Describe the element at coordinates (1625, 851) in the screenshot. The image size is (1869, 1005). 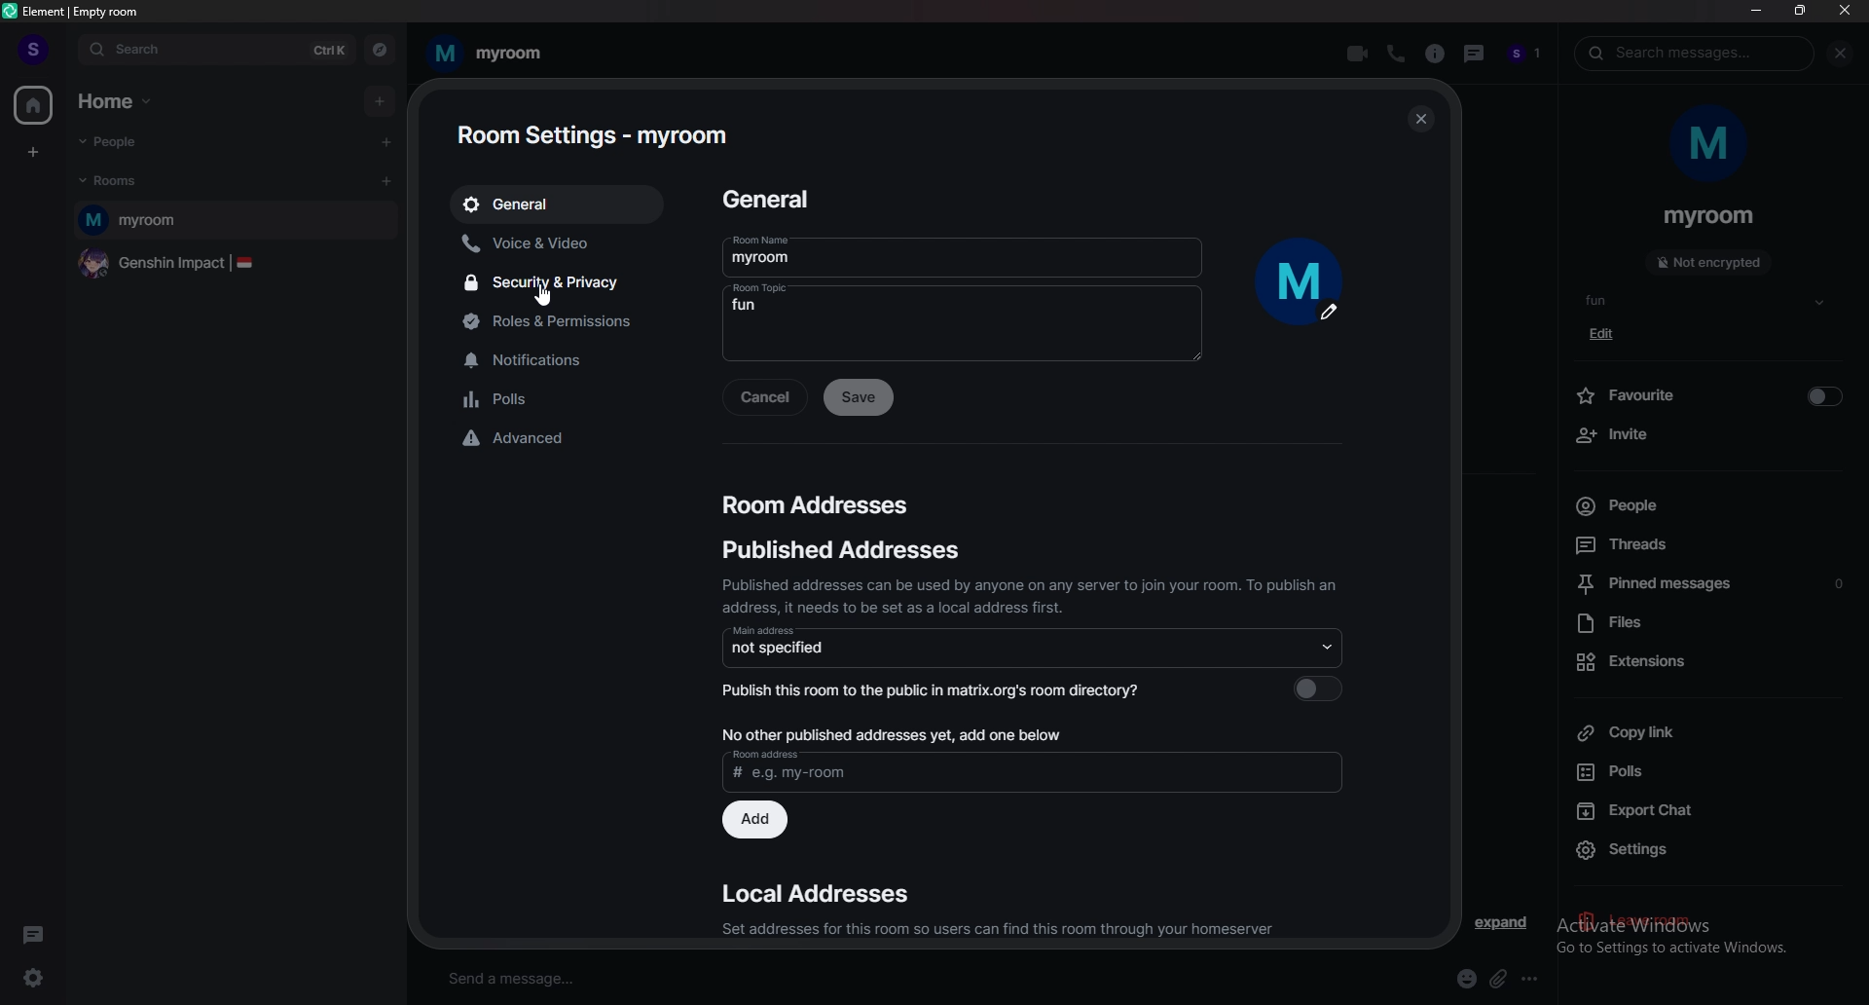
I see `settings` at that location.